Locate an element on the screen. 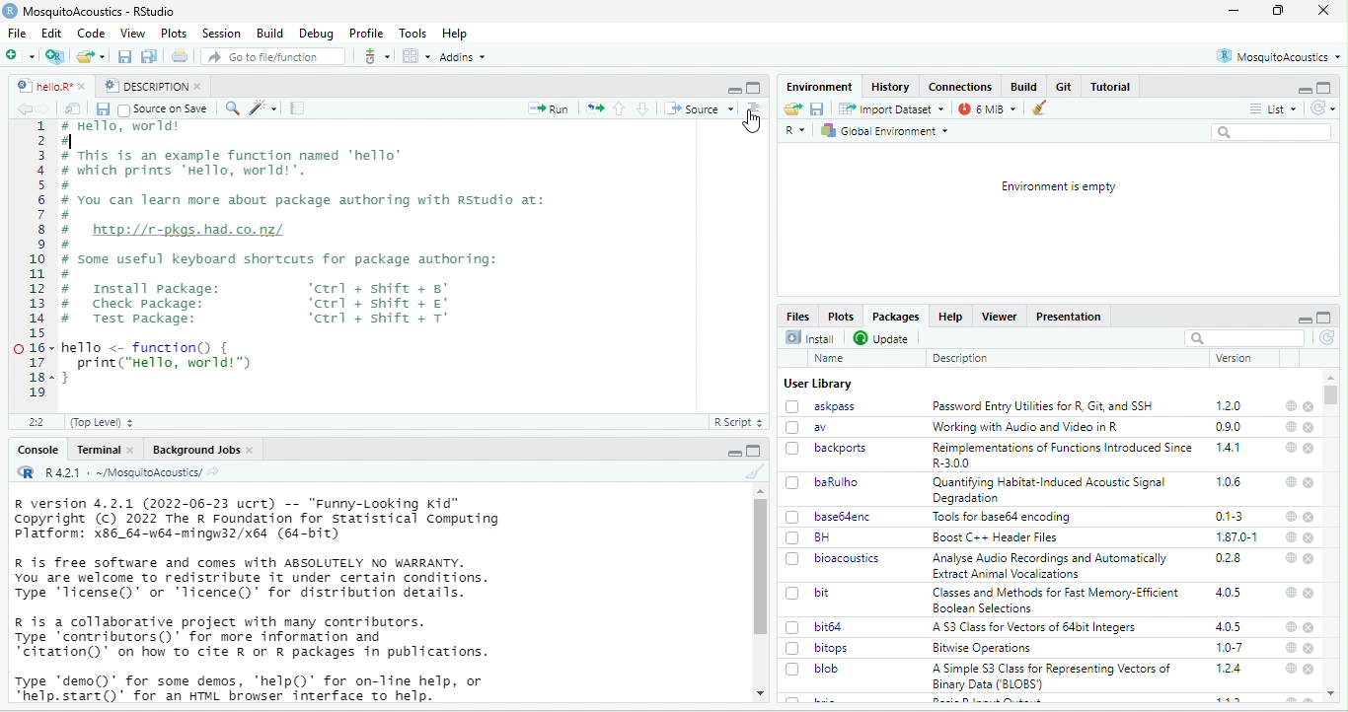  Load workspace is located at coordinates (792, 108).